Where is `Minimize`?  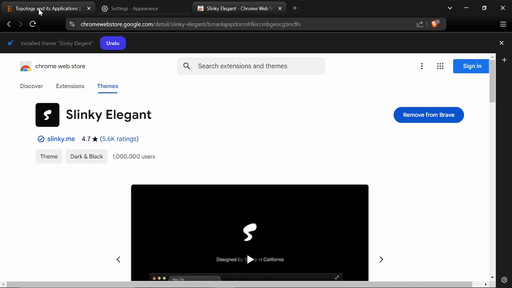
Minimize is located at coordinates (466, 9).